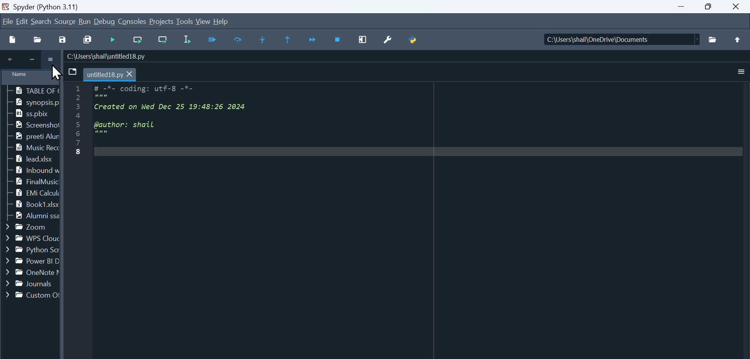 Image resolution: width=750 pixels, height=359 pixels. I want to click on , so click(66, 21).